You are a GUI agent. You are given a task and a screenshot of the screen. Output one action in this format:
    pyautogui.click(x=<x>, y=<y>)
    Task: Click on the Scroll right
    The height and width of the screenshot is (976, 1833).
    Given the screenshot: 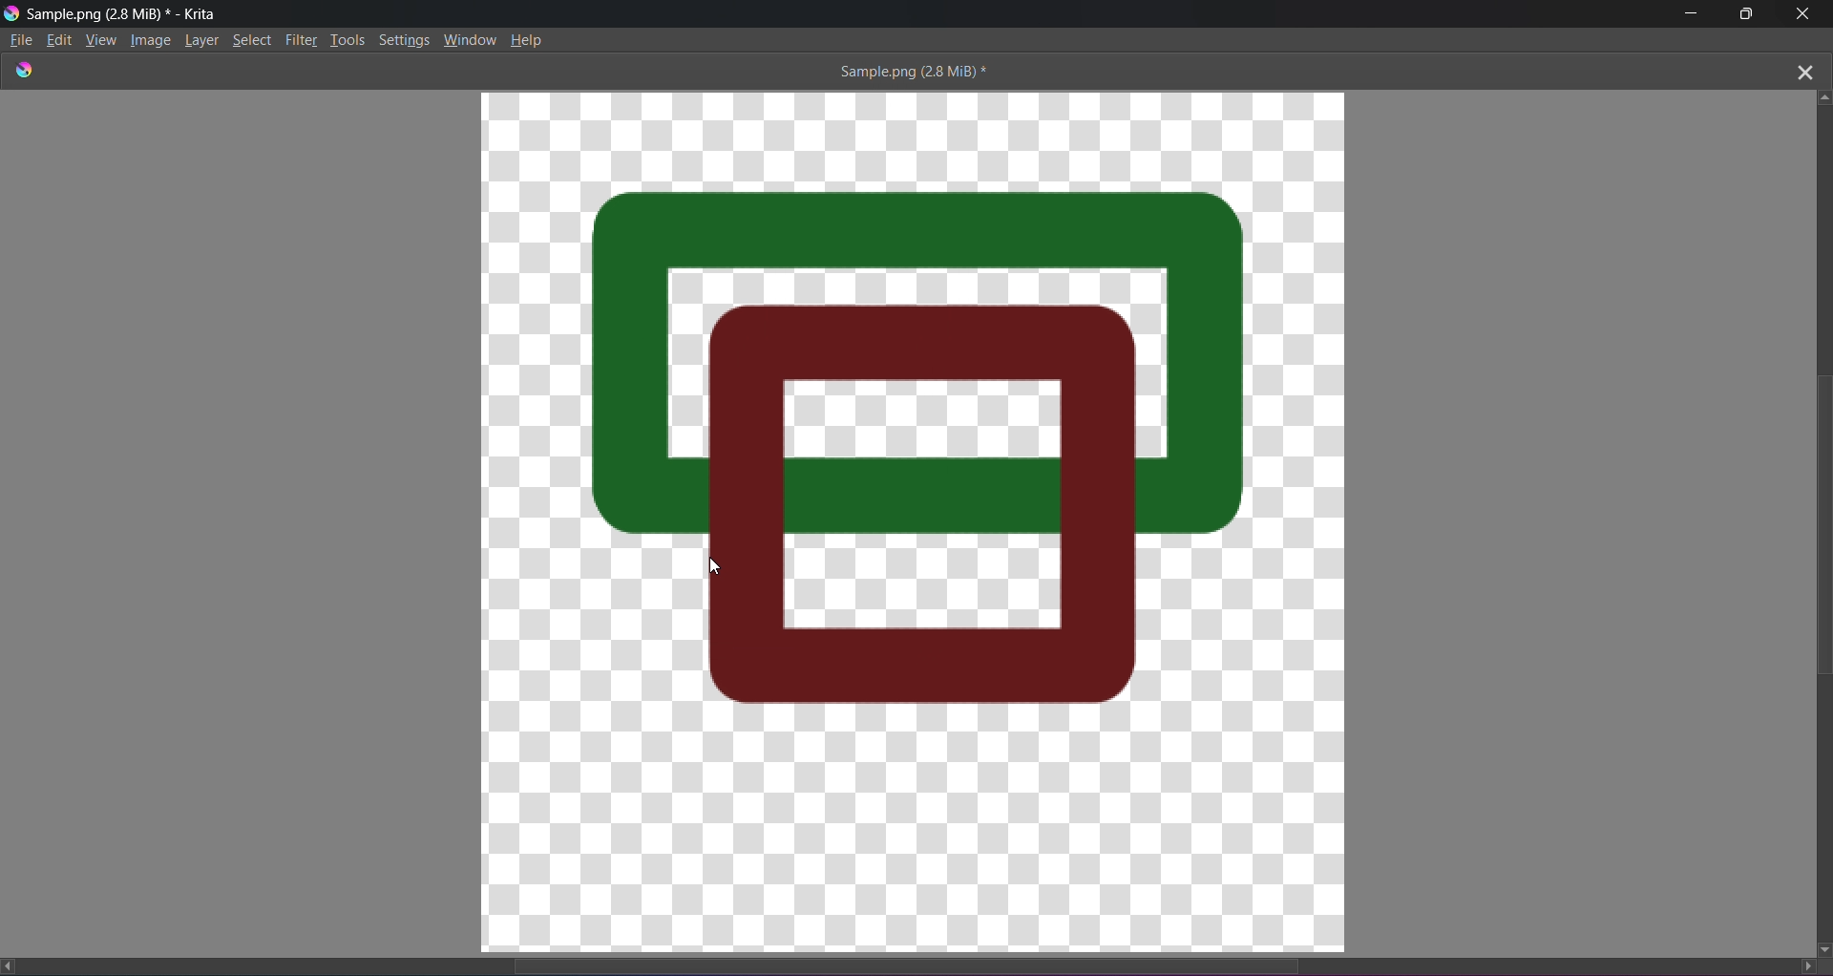 What is the action you would take?
    pyautogui.click(x=1801, y=965)
    